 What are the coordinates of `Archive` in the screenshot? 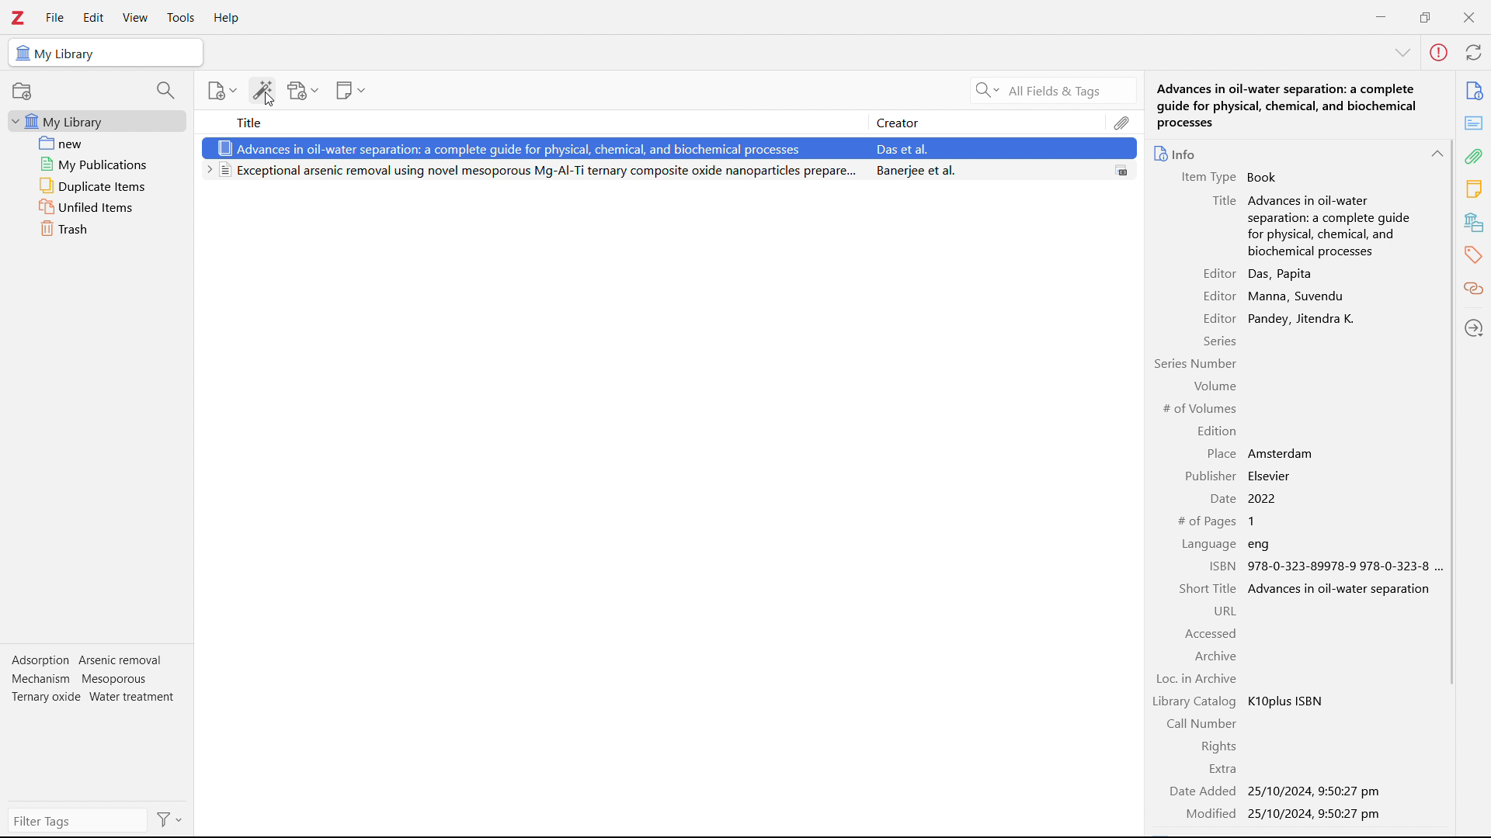 It's located at (1215, 655).